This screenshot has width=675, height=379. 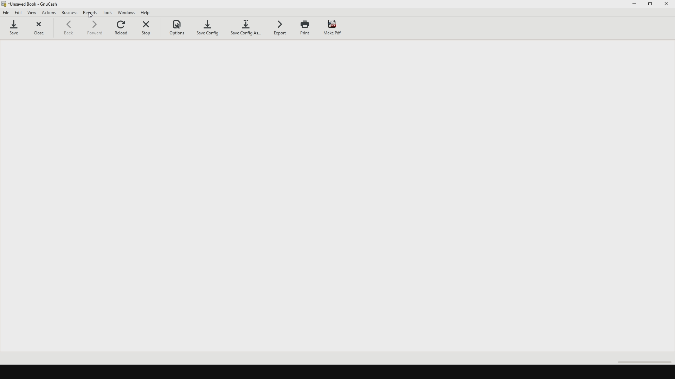 I want to click on tools, so click(x=108, y=13).